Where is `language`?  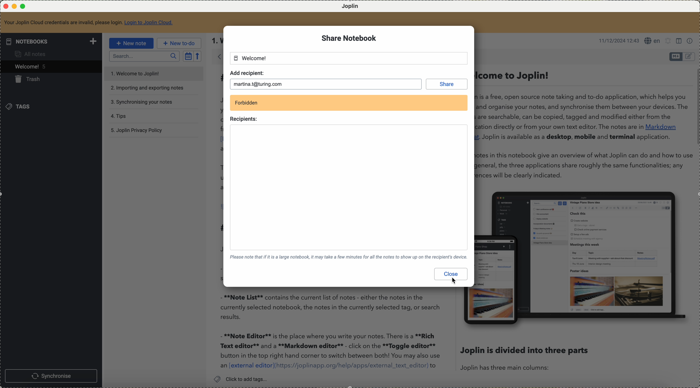 language is located at coordinates (652, 40).